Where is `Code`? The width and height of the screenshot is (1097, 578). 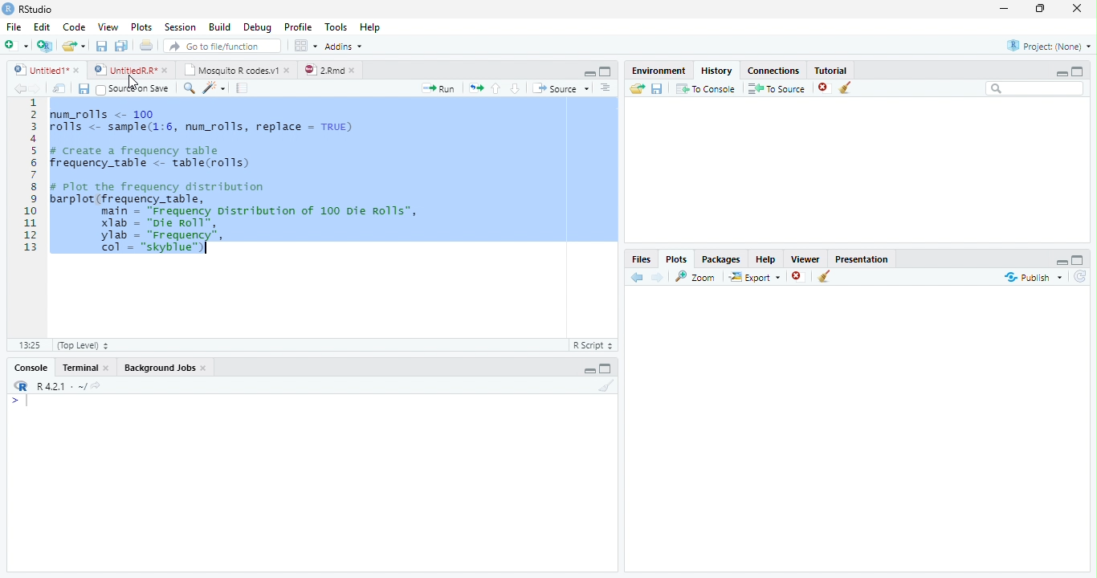 Code is located at coordinates (75, 25).